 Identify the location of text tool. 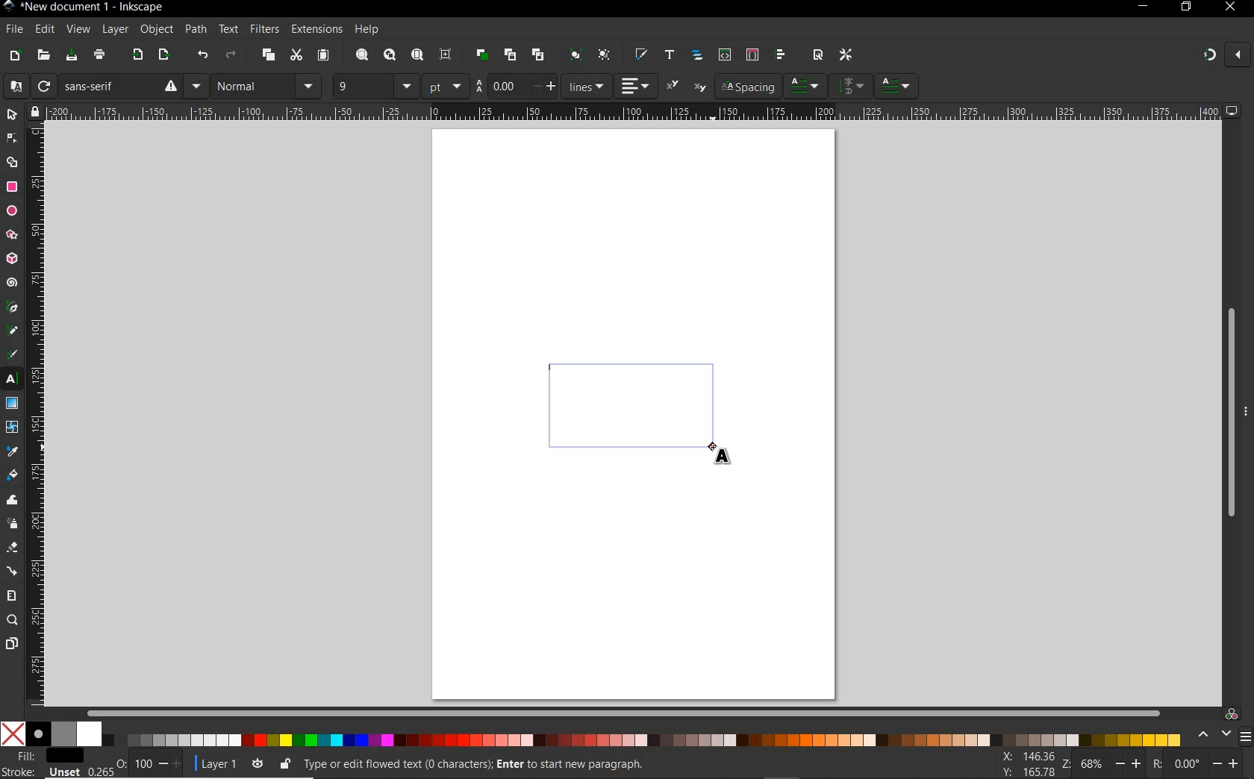
(12, 380).